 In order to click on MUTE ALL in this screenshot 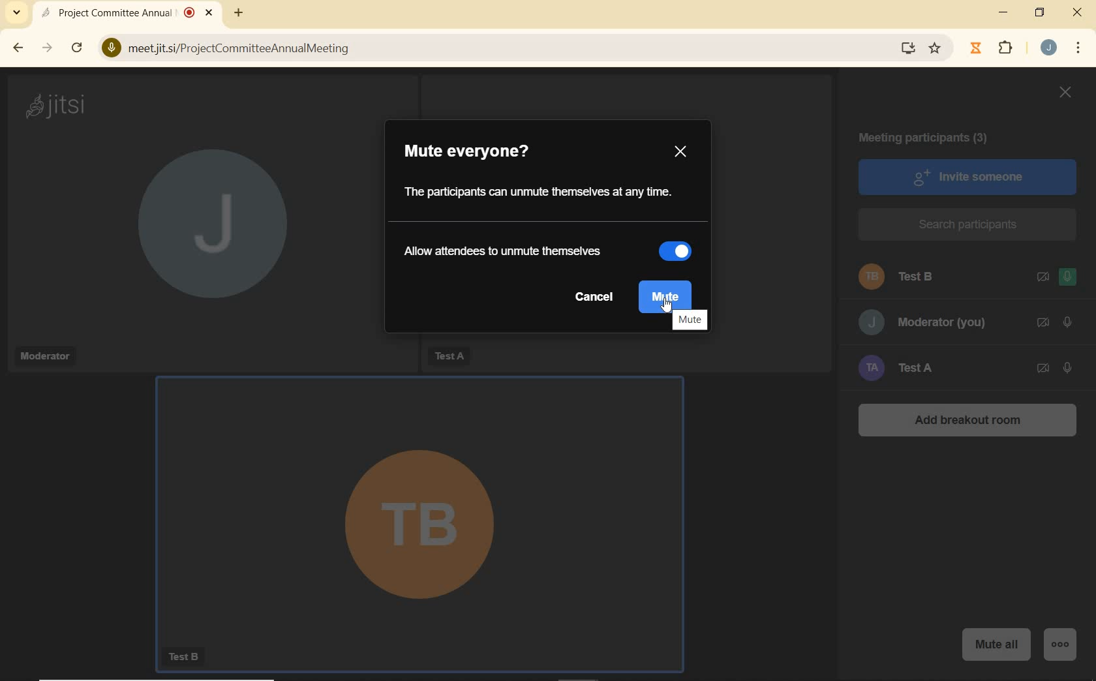, I will do `click(996, 642)`.